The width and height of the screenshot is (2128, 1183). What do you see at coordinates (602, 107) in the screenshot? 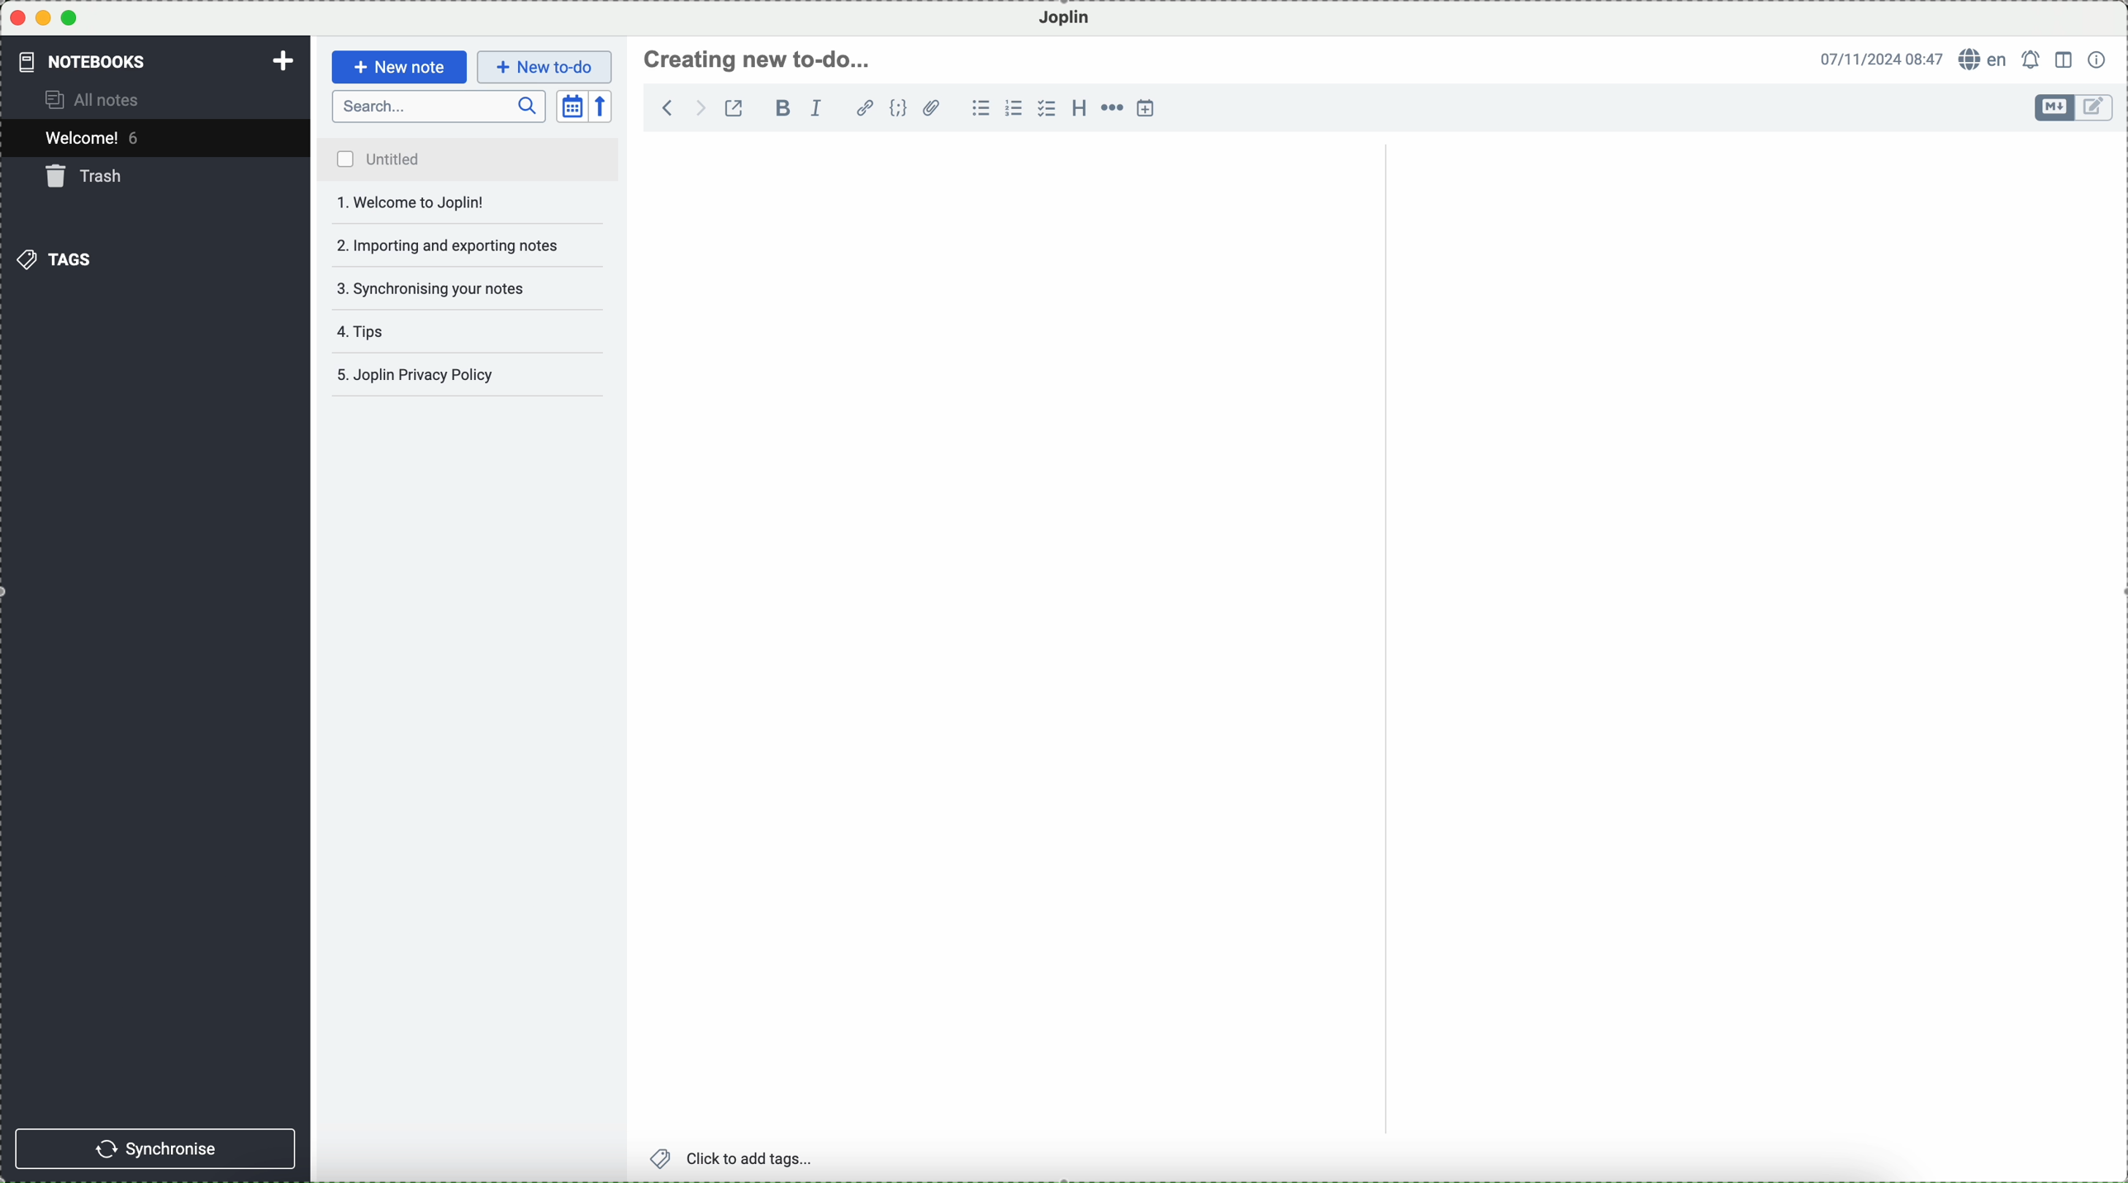
I see `reverse sort order` at bounding box center [602, 107].